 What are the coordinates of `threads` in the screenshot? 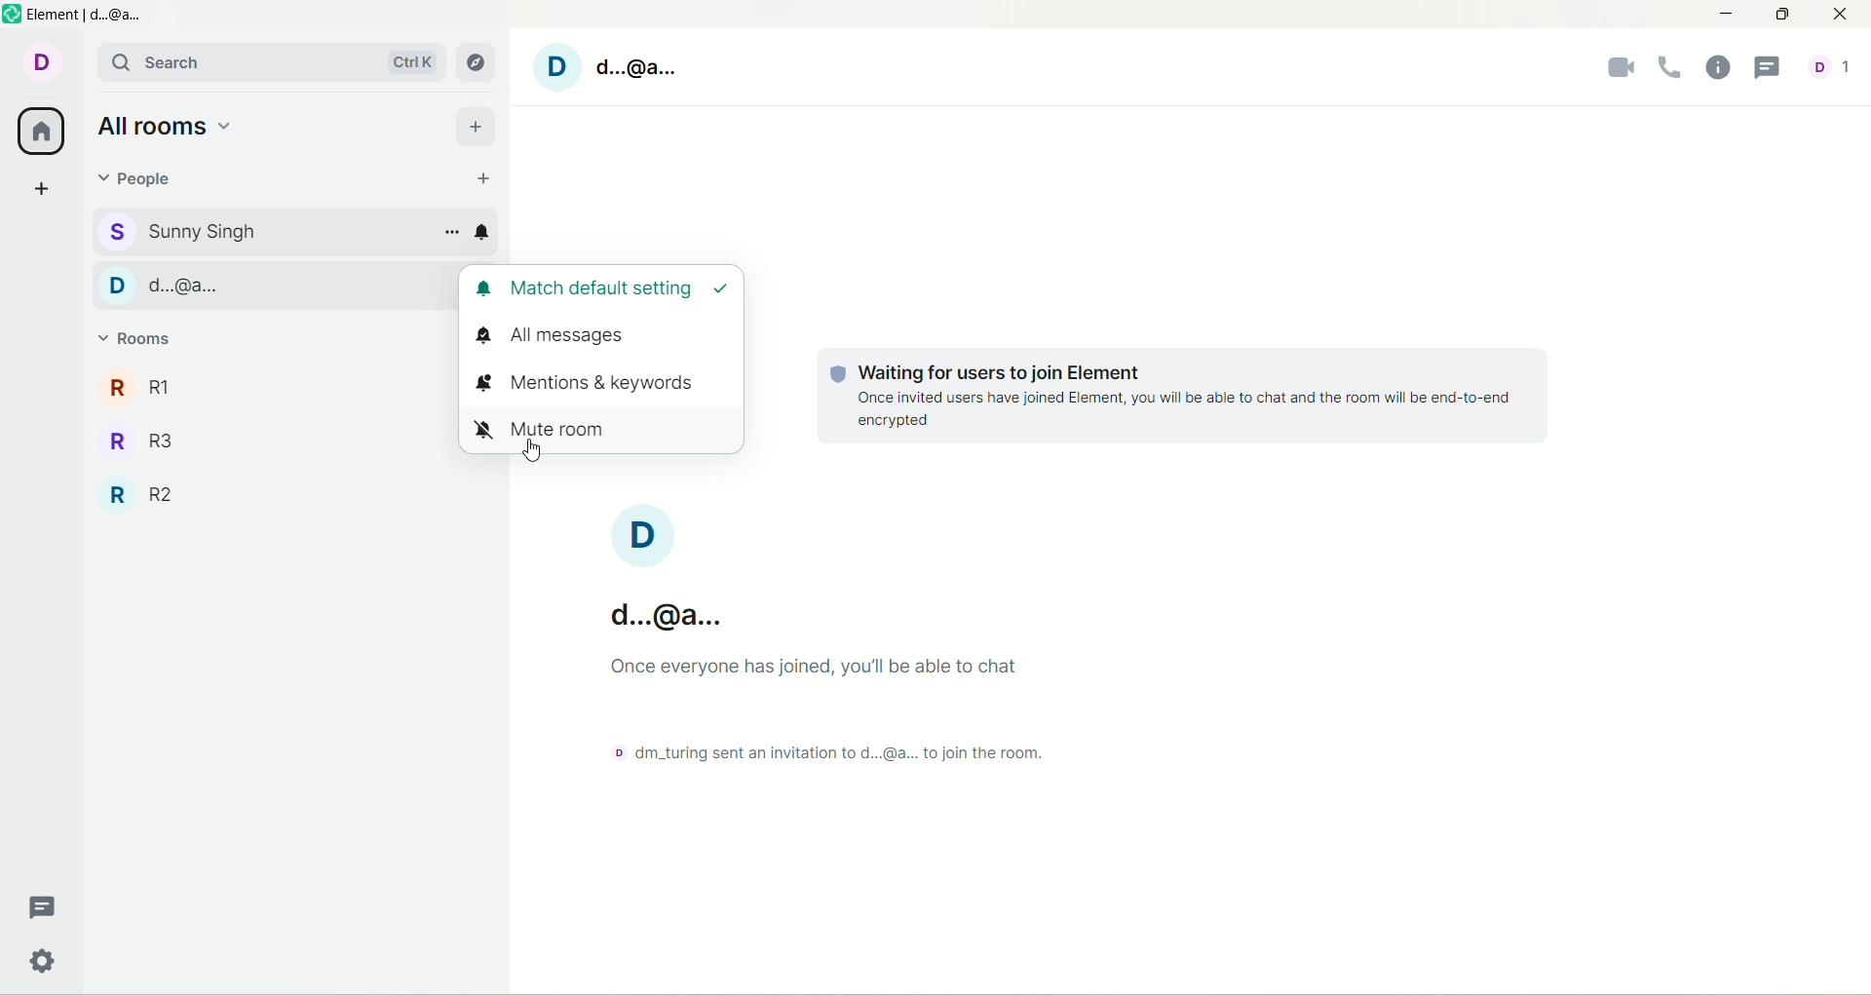 It's located at (1767, 67).